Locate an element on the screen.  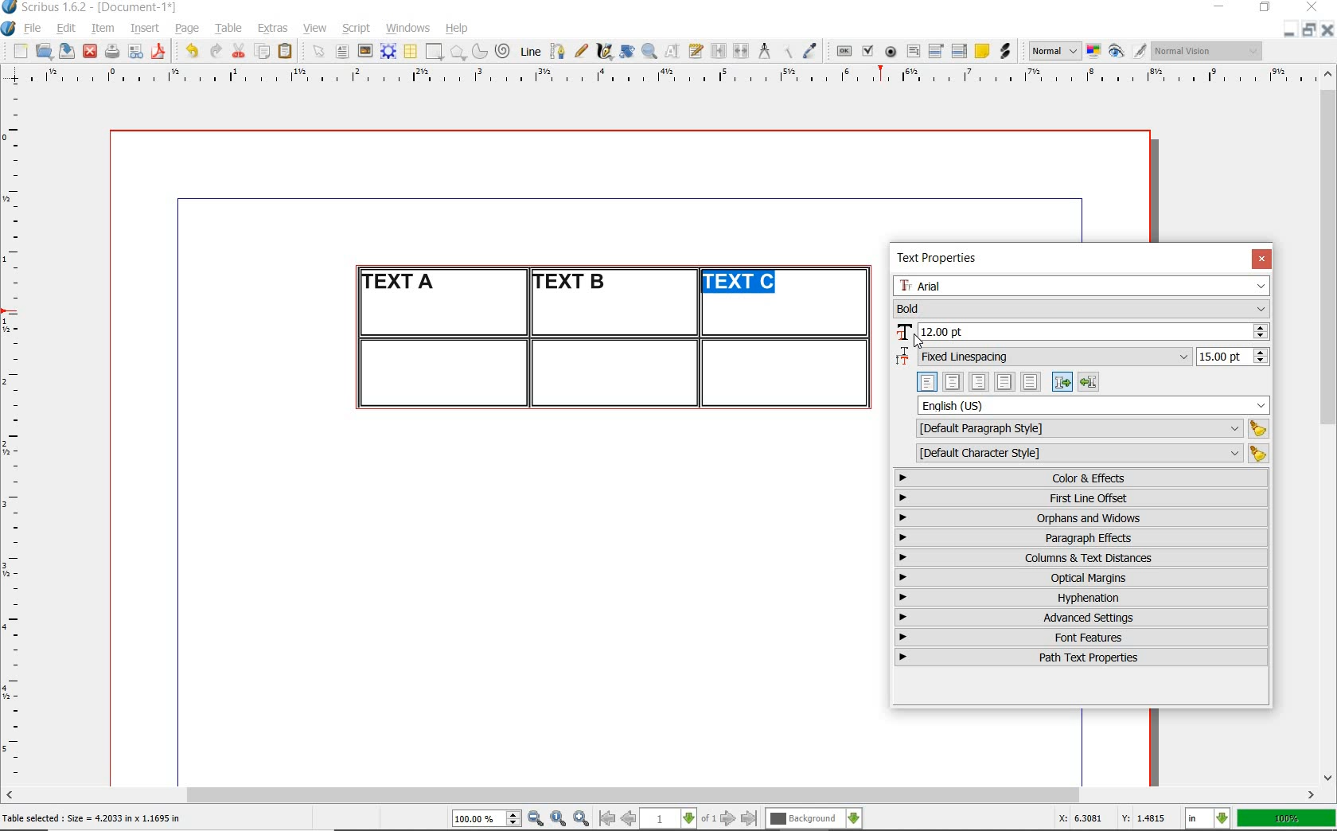
rotate item is located at coordinates (627, 51).